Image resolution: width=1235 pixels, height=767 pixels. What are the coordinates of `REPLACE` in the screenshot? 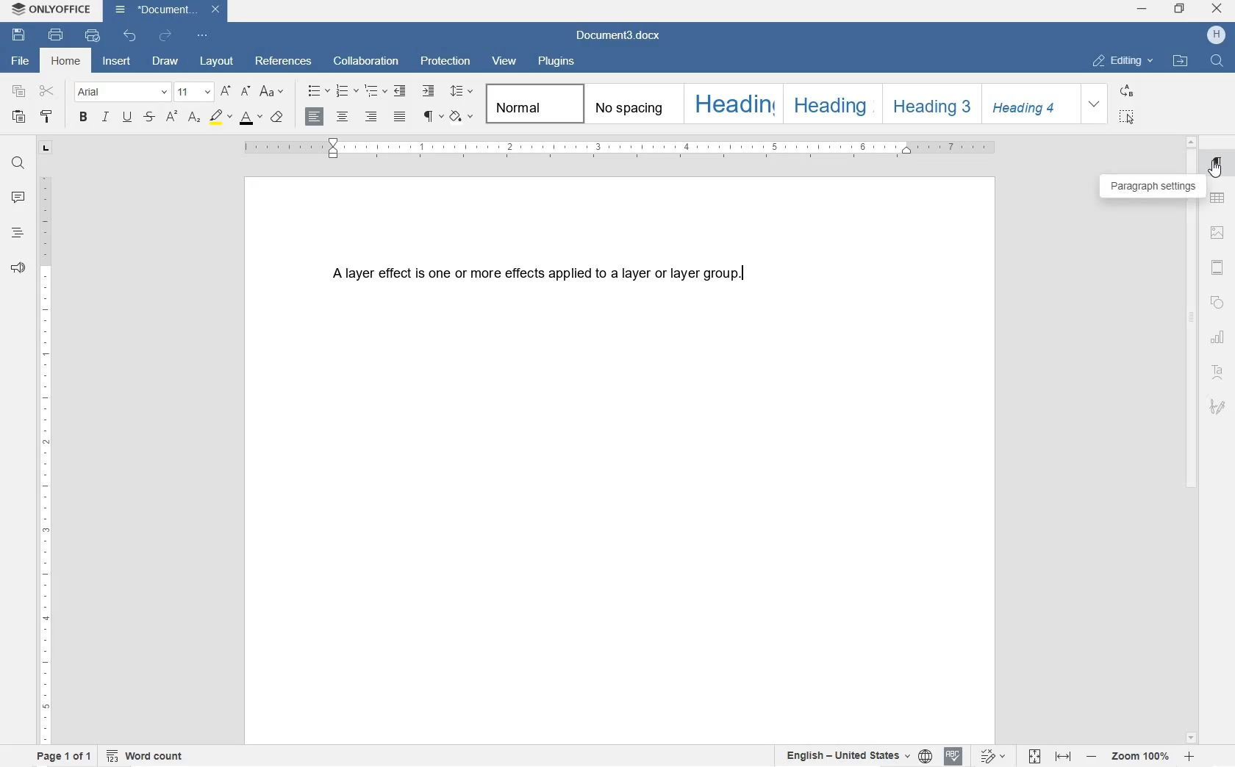 It's located at (1125, 90).